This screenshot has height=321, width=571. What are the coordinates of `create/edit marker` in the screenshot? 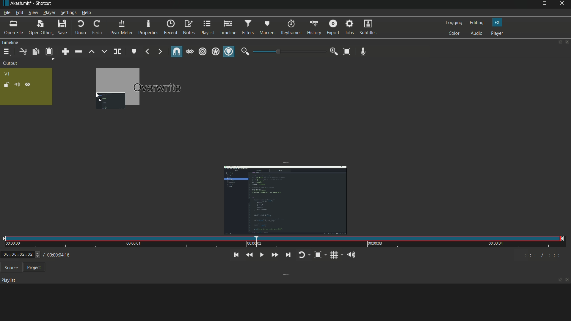 It's located at (134, 51).